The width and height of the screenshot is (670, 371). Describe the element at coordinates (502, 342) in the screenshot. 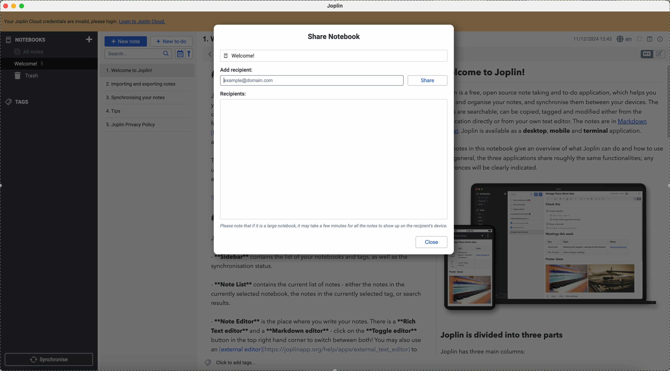

I see `Joplin is divided into three parts Joplin has three main columns:` at that location.